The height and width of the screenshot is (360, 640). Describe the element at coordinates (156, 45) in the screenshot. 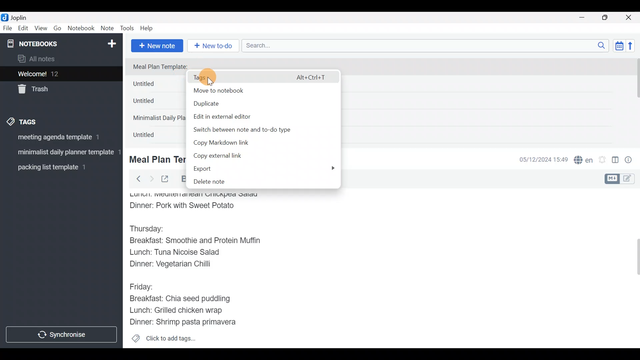

I see `New note` at that location.